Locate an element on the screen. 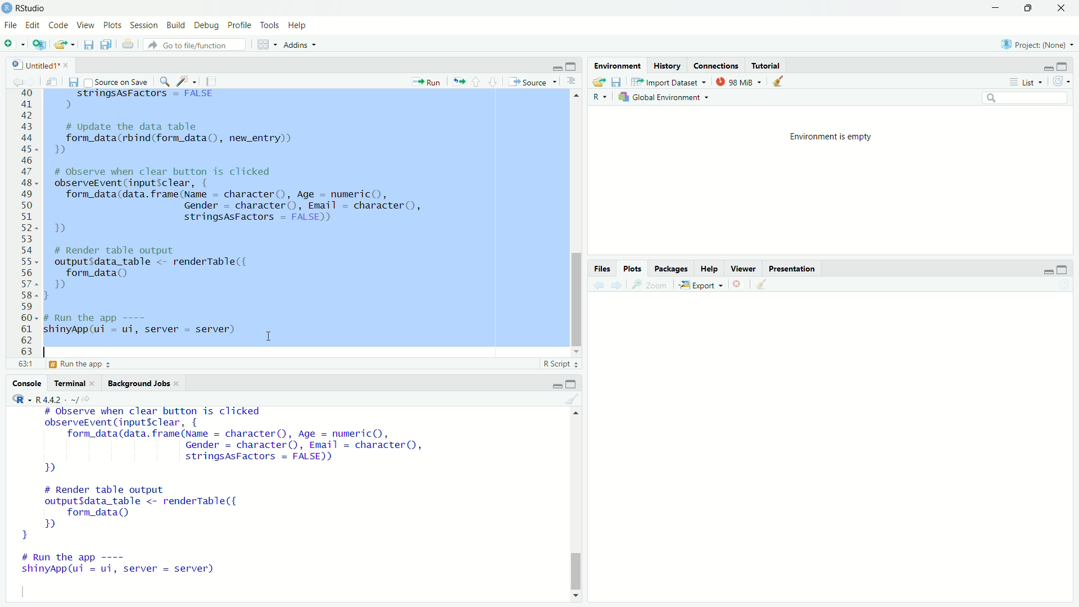 The height and width of the screenshot is (607, 1079). Tools is located at coordinates (270, 25).